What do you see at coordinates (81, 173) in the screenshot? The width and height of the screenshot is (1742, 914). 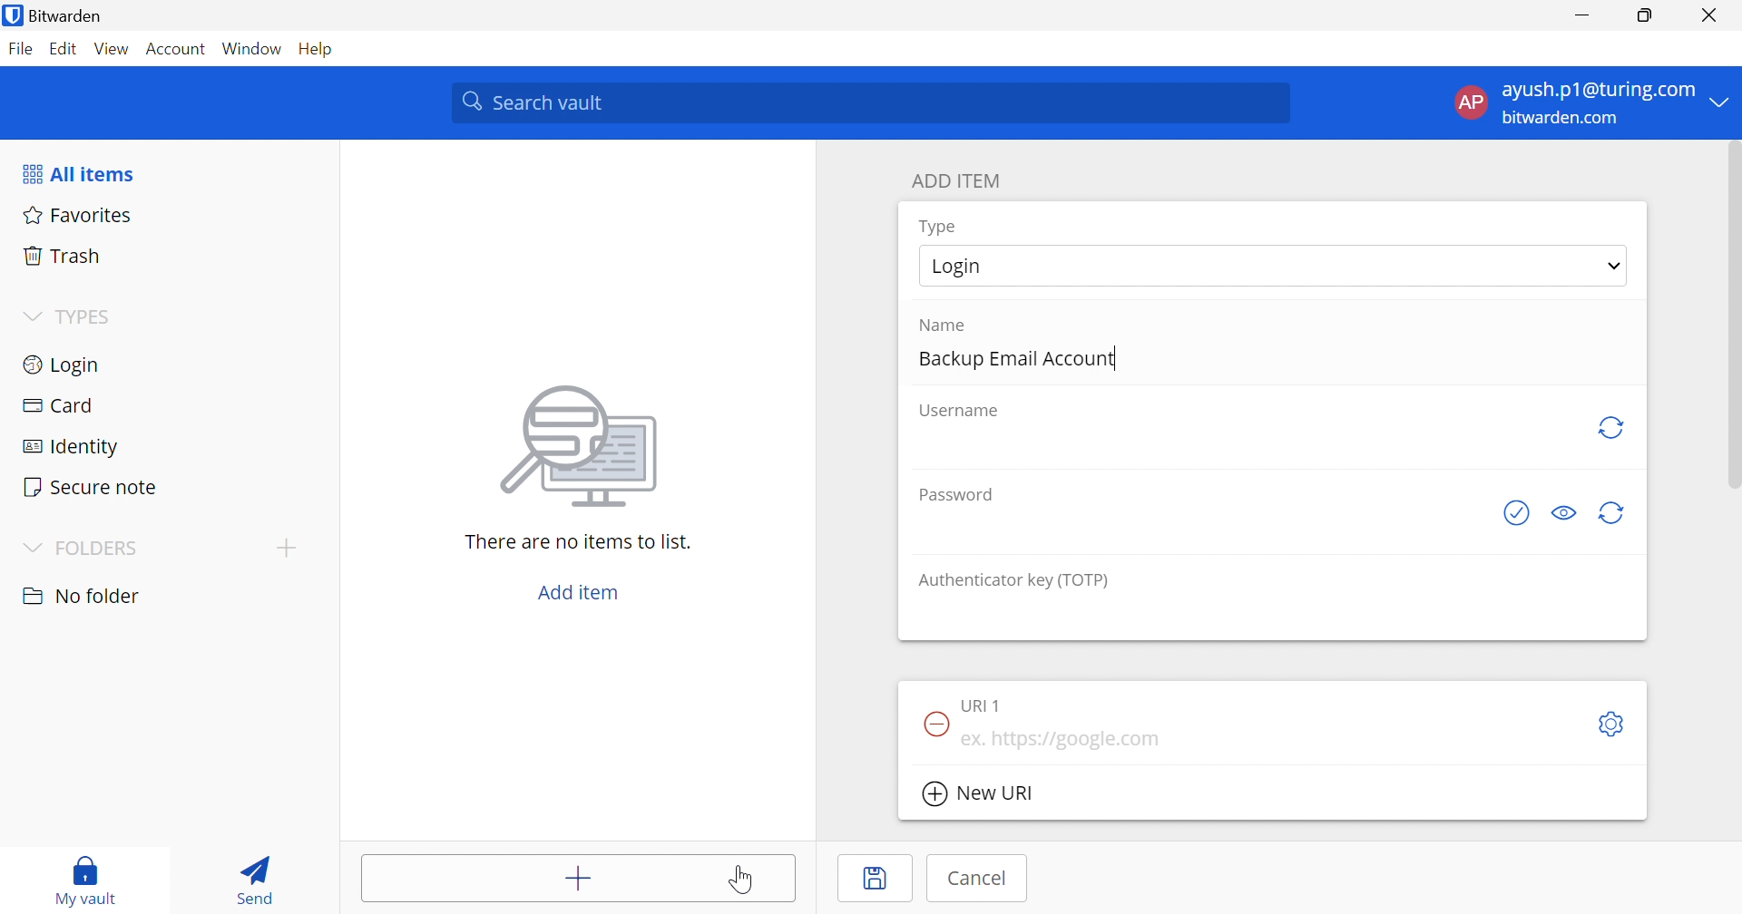 I see `All items` at bounding box center [81, 173].